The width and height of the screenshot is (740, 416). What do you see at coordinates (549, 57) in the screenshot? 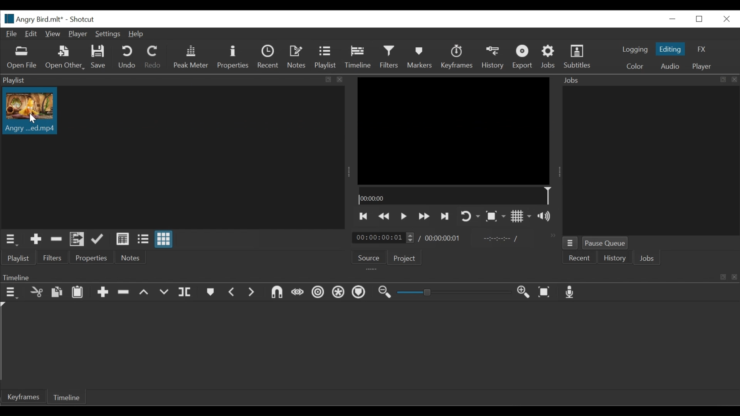
I see `Jobs` at bounding box center [549, 57].